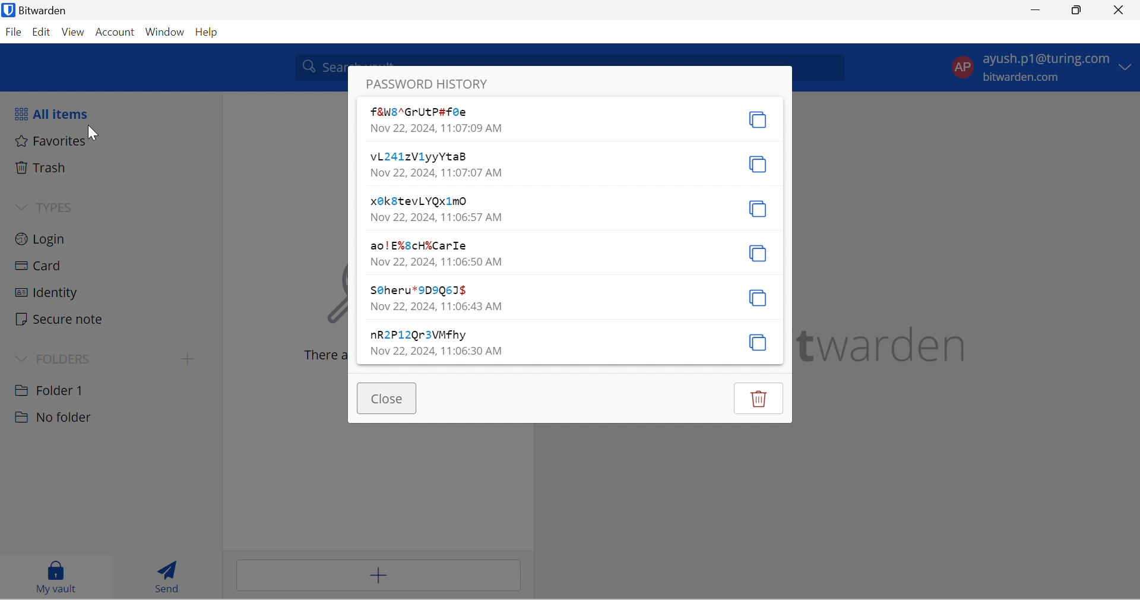 This screenshot has height=600, width=1140. Describe the element at coordinates (758, 121) in the screenshot. I see `Copy` at that location.